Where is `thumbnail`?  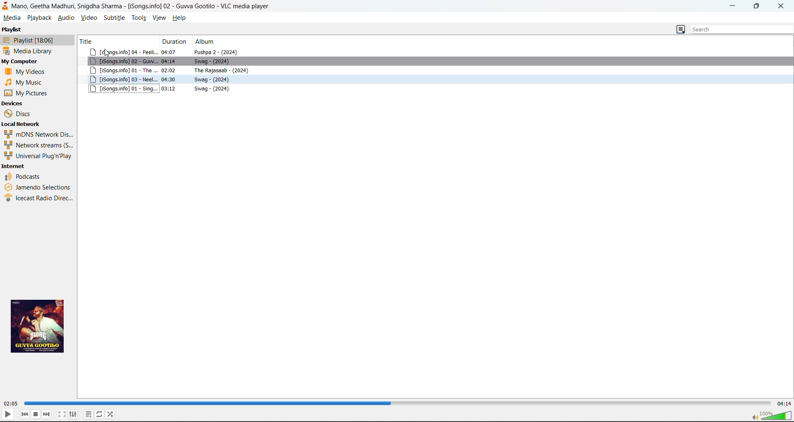
thumbnail is located at coordinates (40, 326).